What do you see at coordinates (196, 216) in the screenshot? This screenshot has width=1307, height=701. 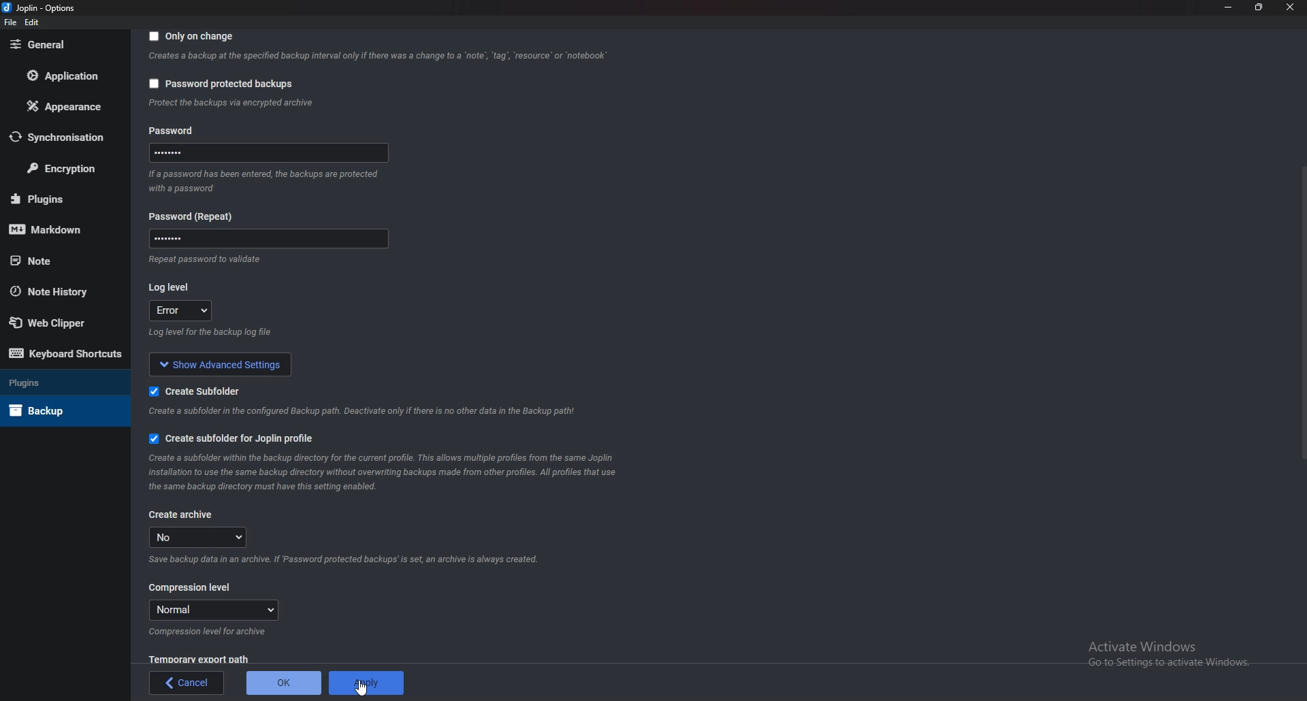 I see `Password` at bounding box center [196, 216].